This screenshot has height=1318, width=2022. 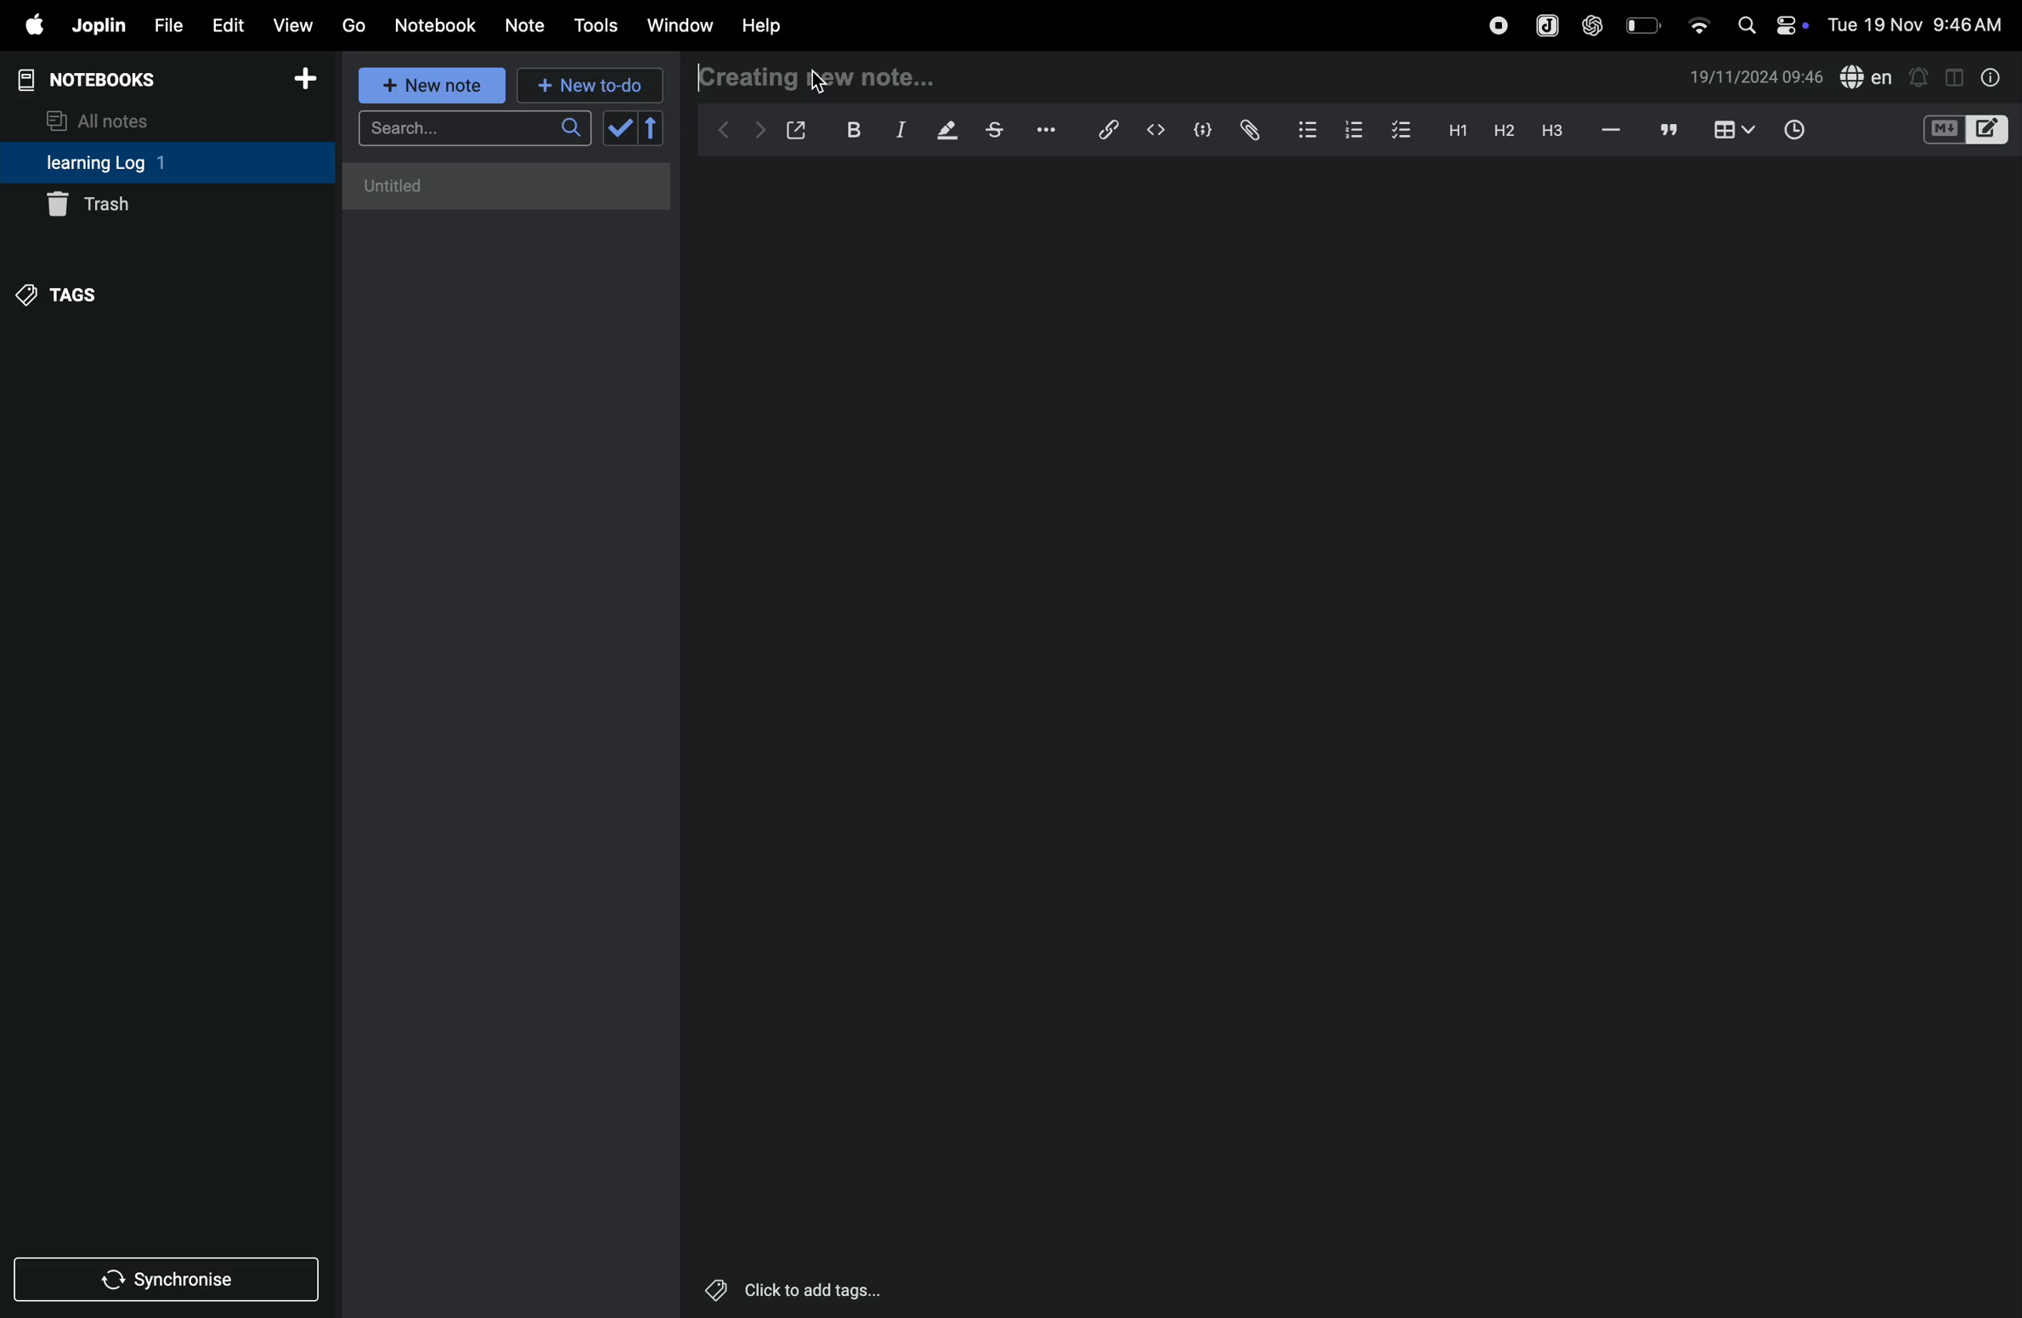 I want to click on tools, so click(x=593, y=25).